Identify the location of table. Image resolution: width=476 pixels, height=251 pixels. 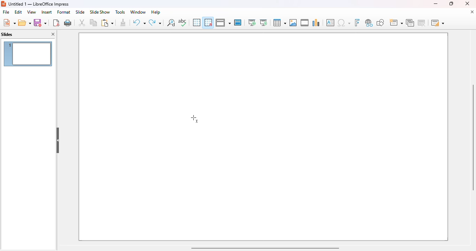
(279, 23).